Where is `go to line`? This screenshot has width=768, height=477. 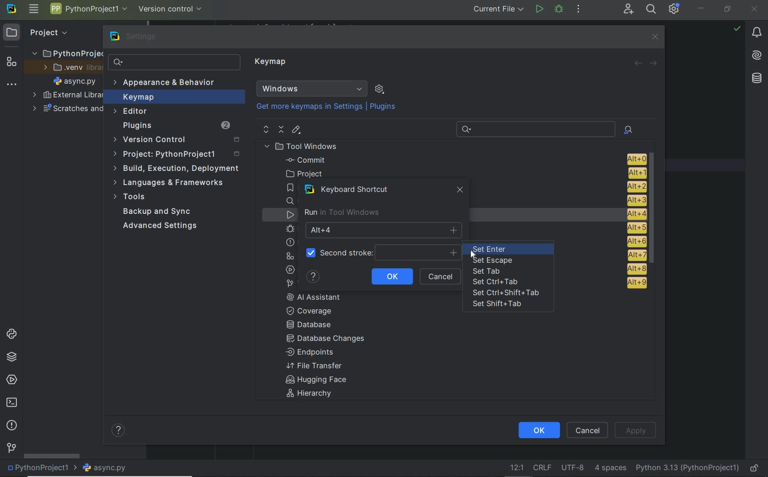
go to line is located at coordinates (515, 468).